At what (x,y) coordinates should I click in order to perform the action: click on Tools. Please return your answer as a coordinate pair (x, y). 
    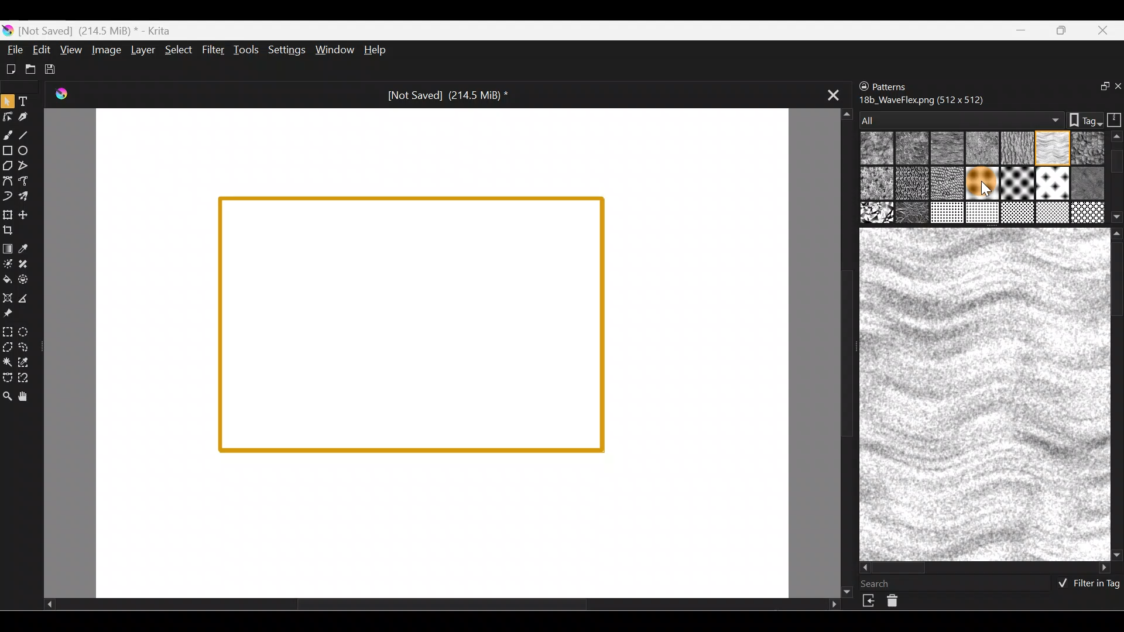
    Looking at the image, I should click on (245, 51).